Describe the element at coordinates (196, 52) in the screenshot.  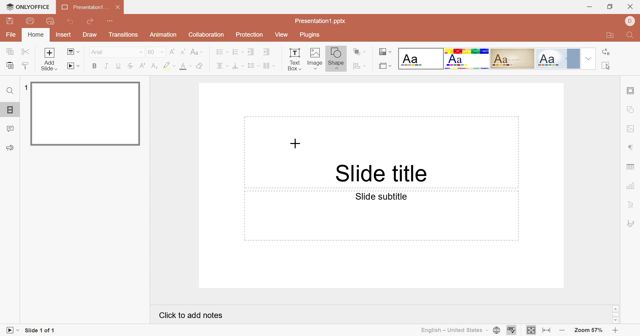
I see `Change case` at that location.